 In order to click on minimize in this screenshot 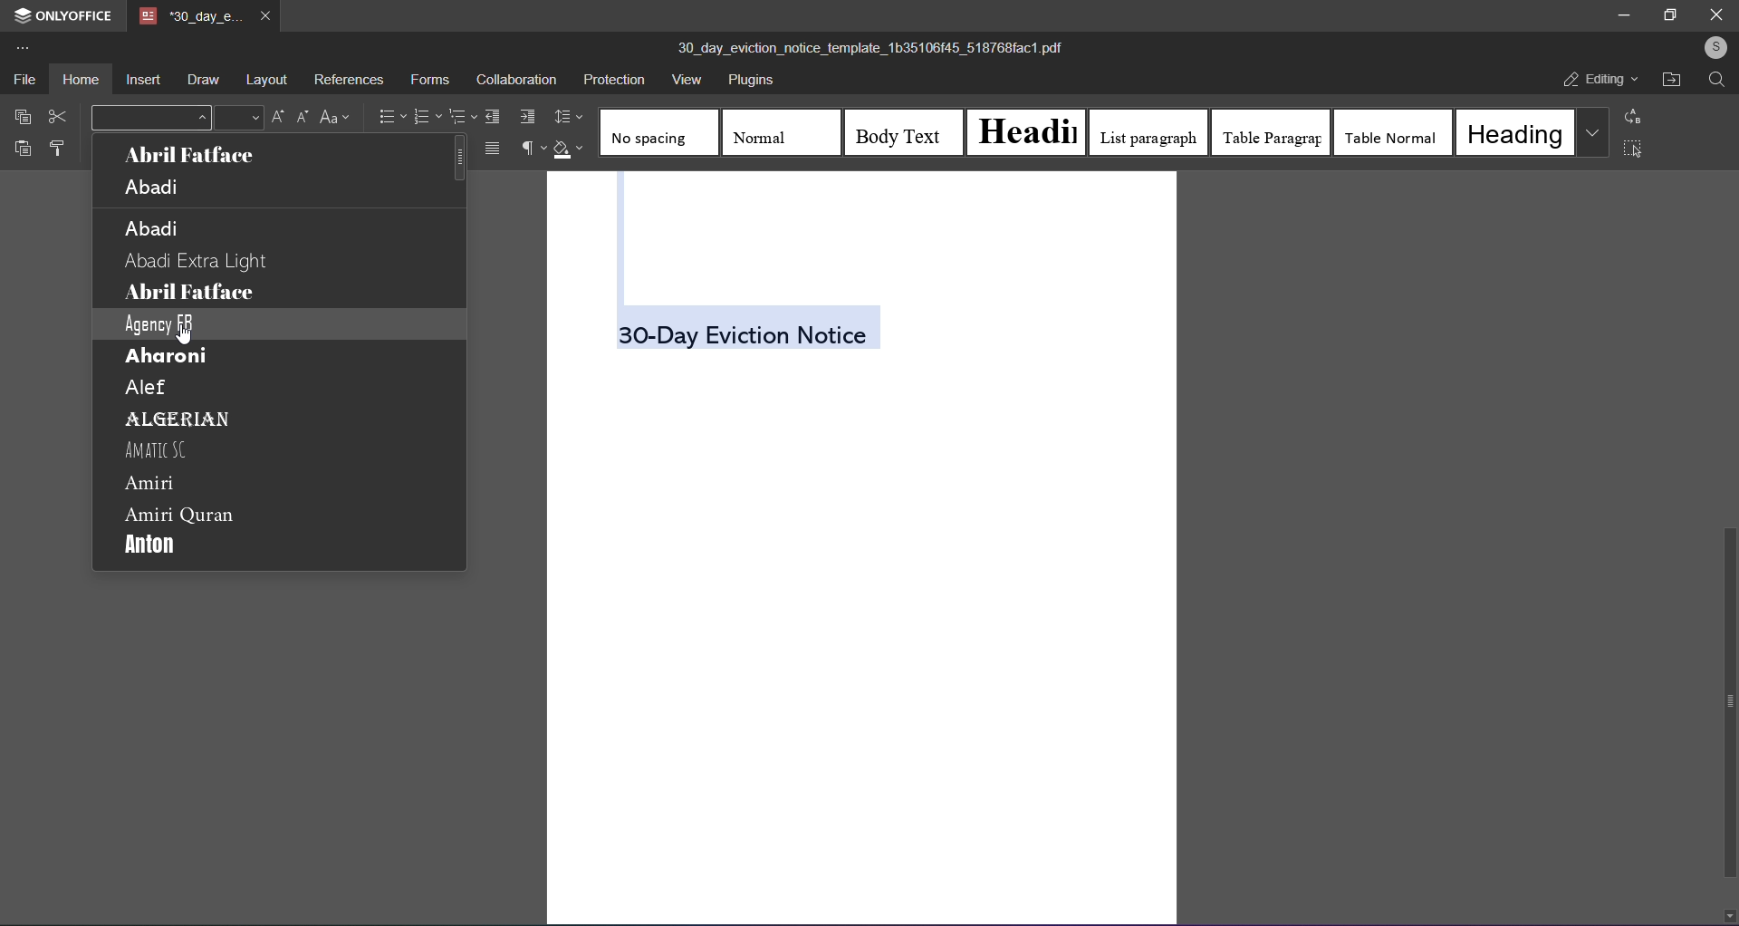, I will do `click(1628, 14)`.